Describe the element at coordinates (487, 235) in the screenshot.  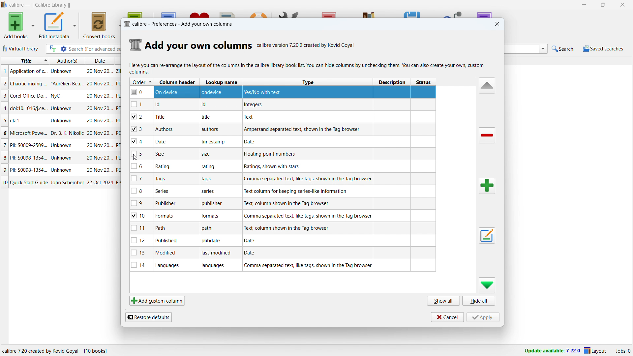
I see `edit a column` at that location.